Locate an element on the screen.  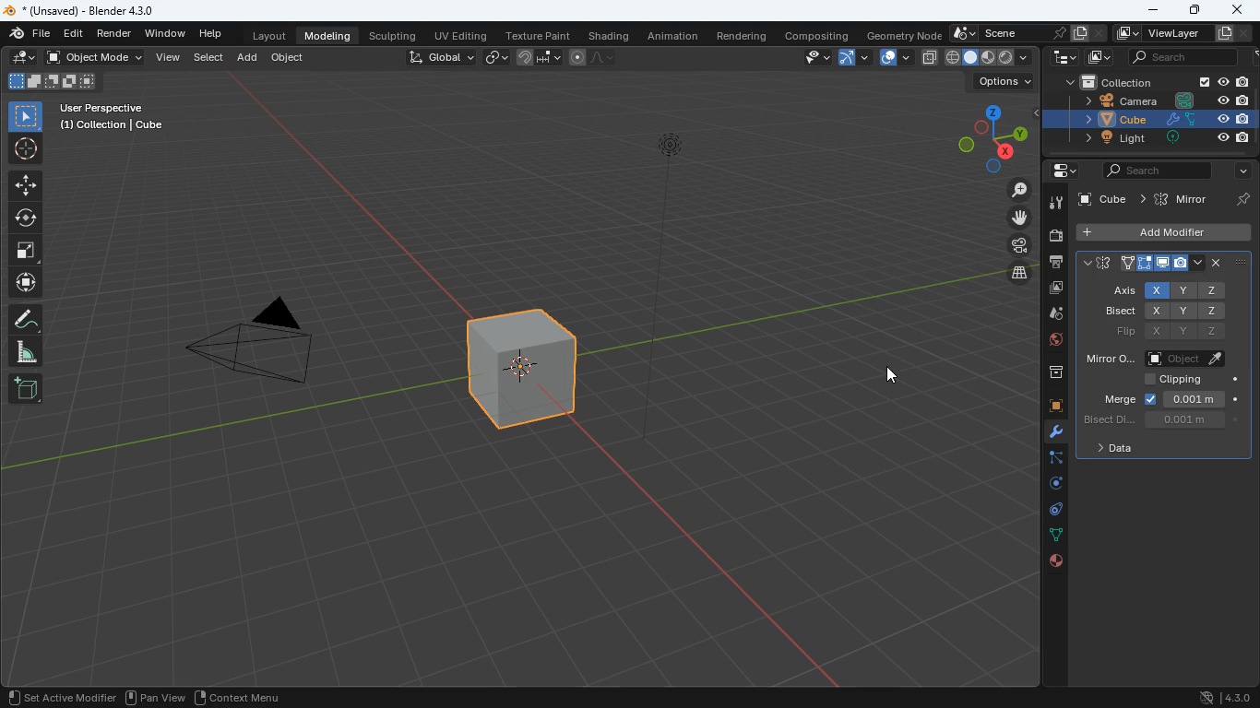
layout is located at coordinates (270, 34).